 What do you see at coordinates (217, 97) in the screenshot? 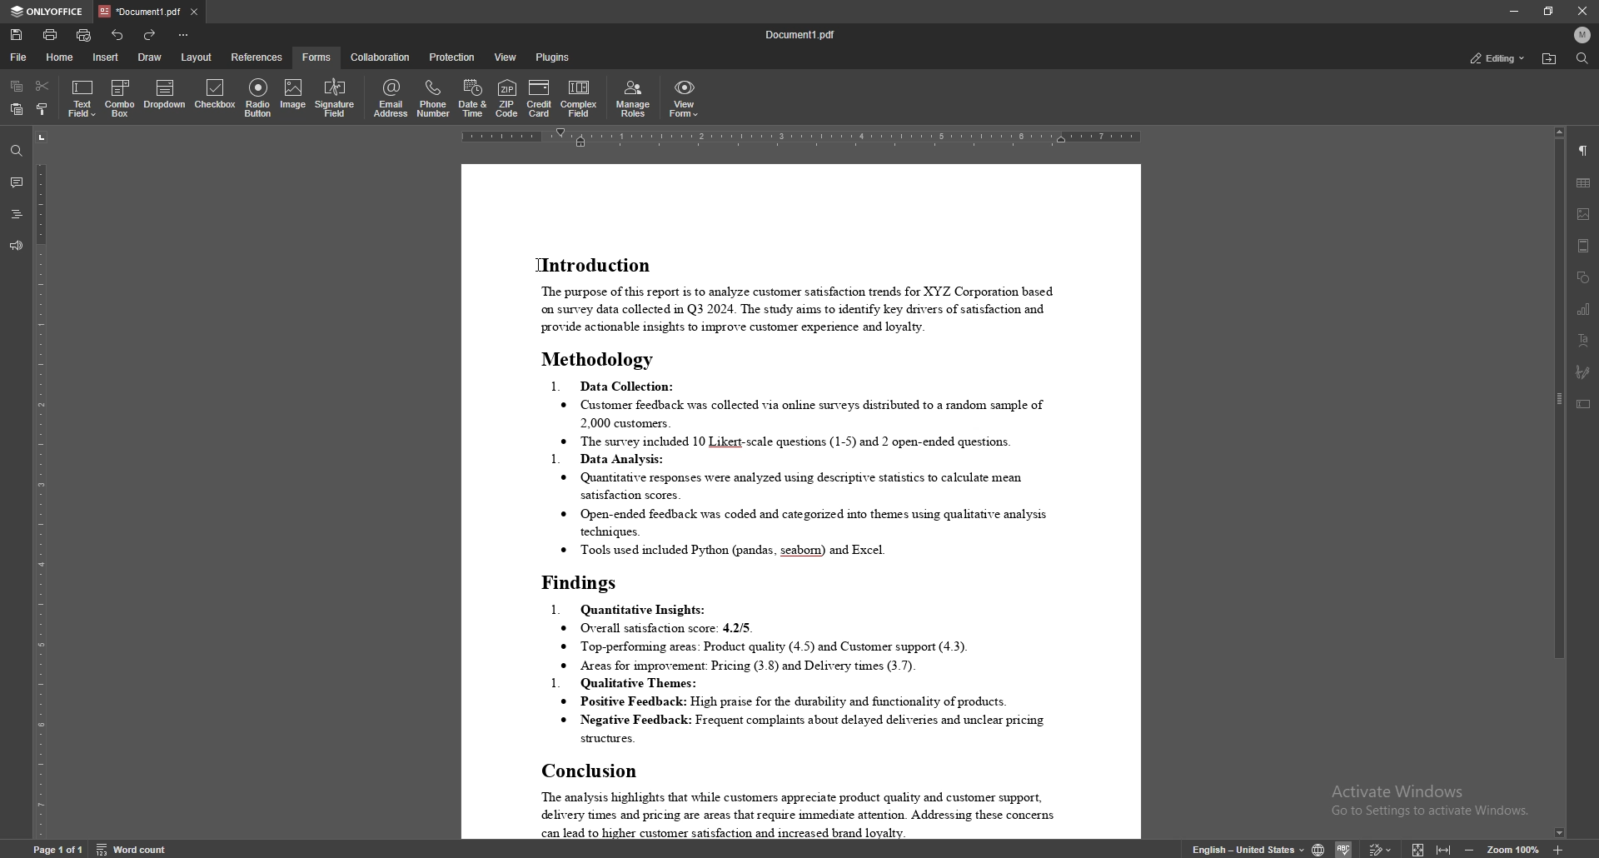
I see `checkbox` at bounding box center [217, 97].